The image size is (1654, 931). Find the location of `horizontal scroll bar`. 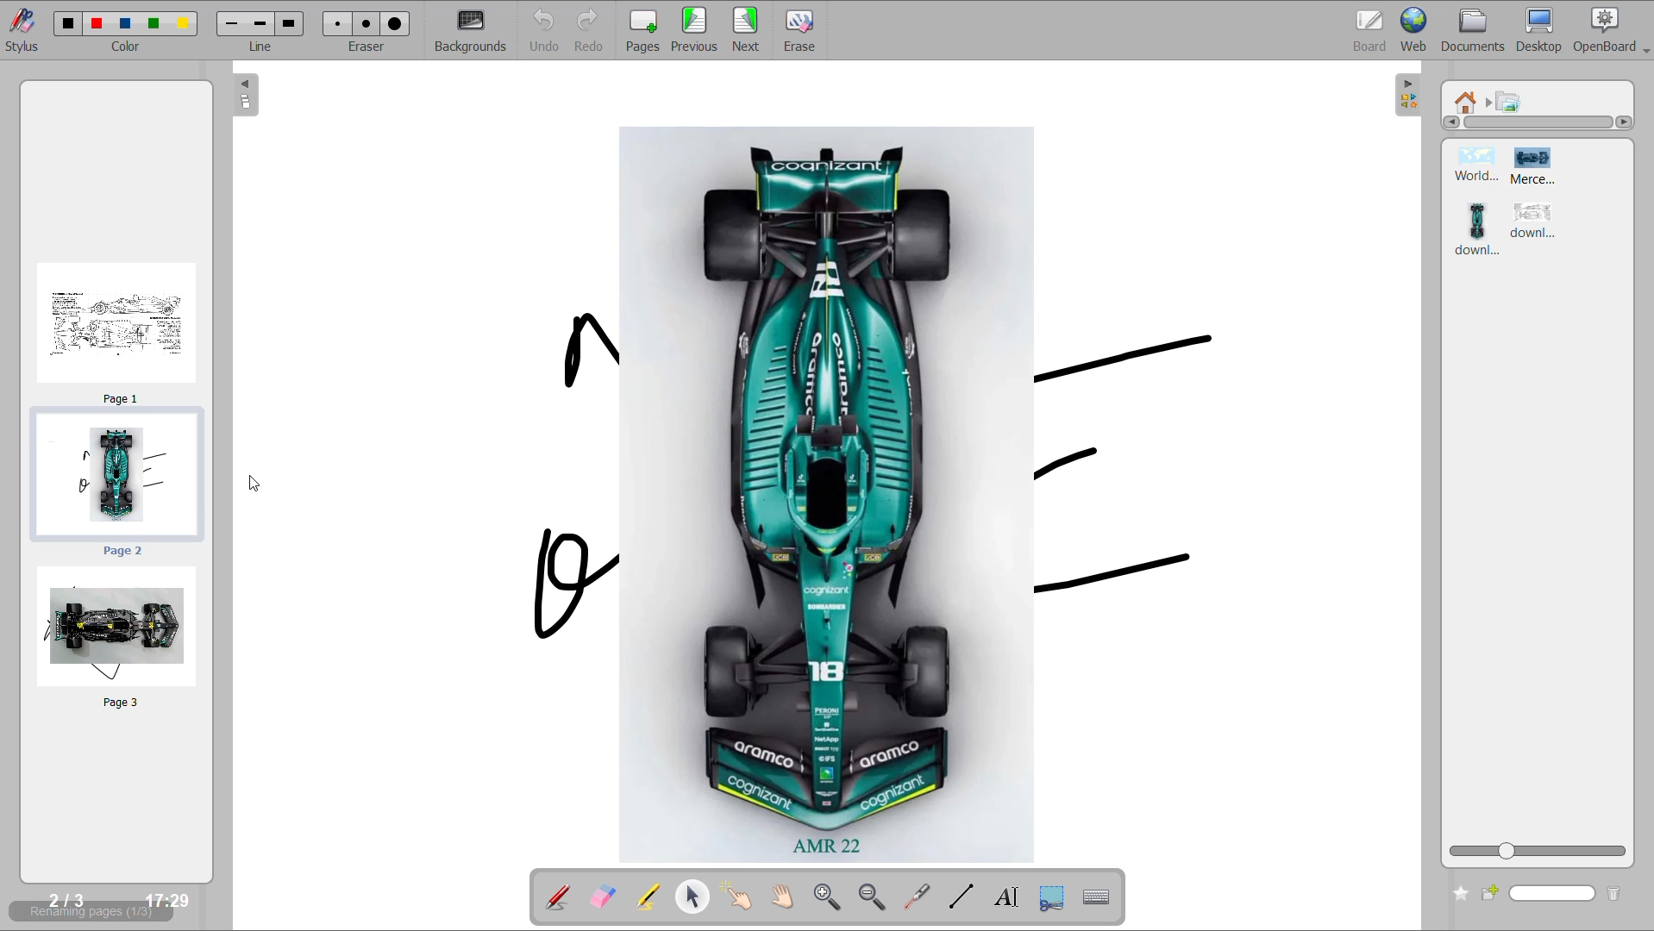

horizontal scroll bar is located at coordinates (1538, 124).